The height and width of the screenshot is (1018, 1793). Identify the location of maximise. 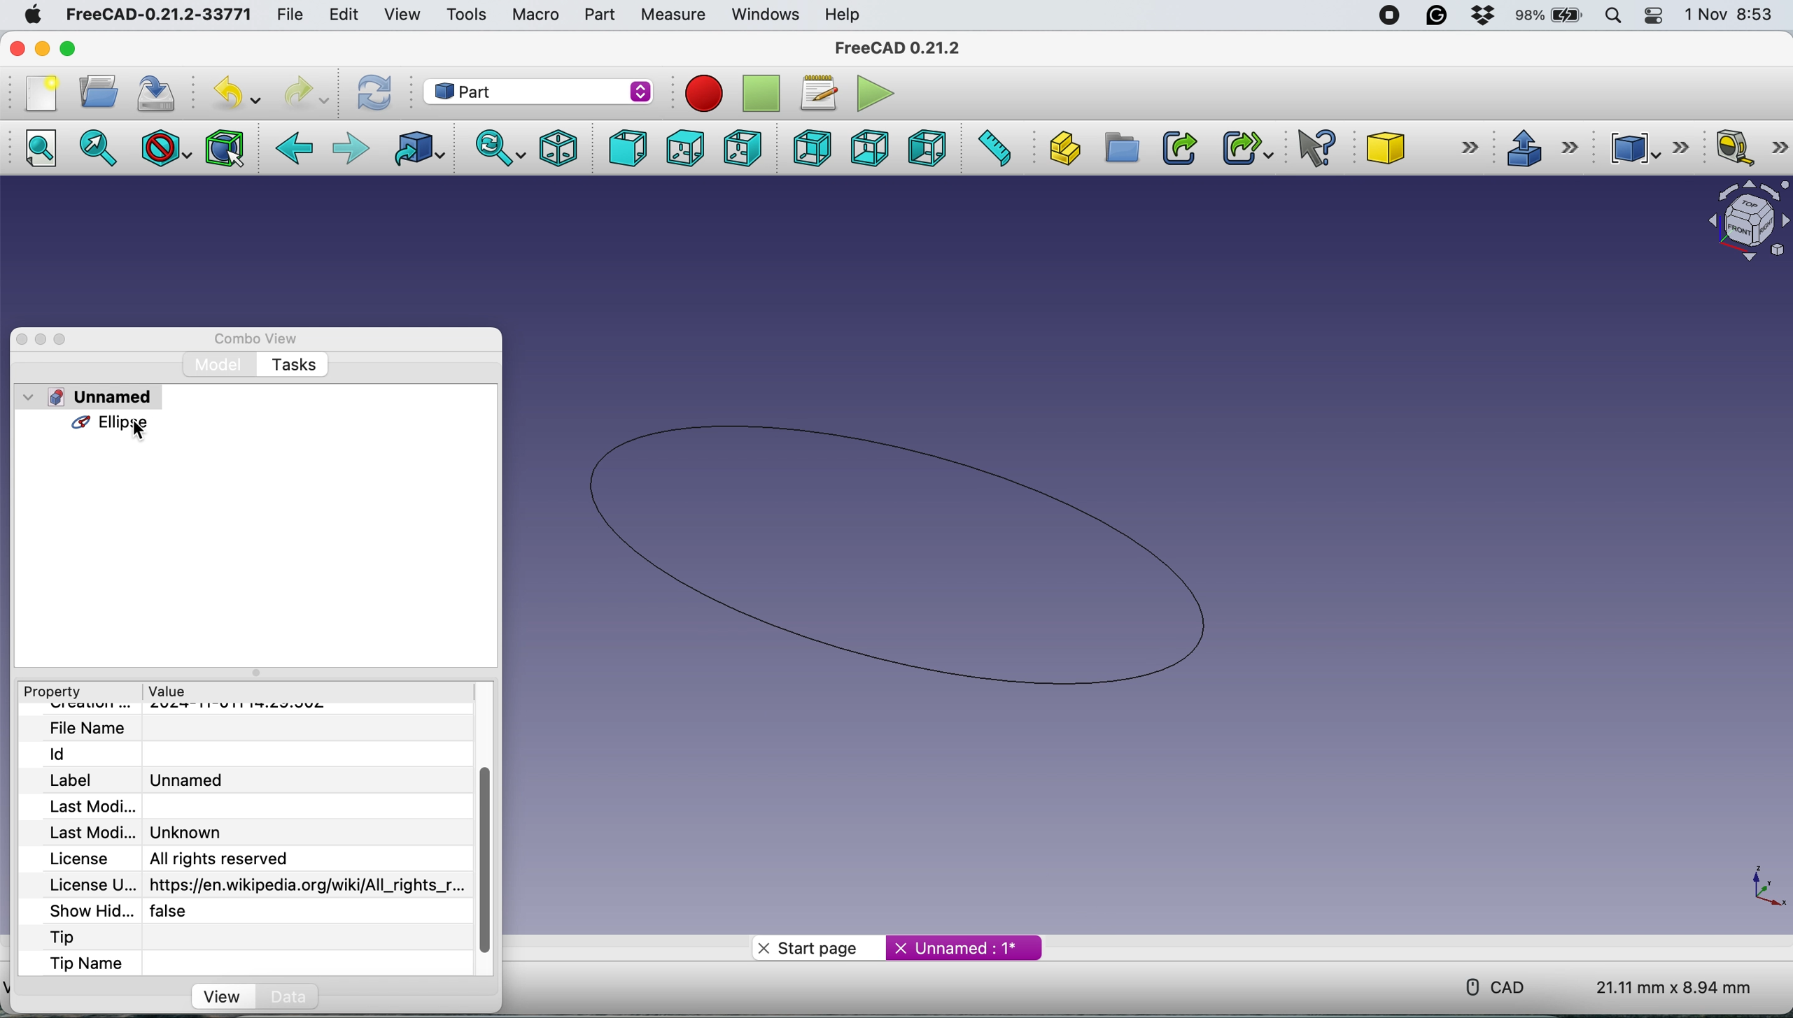
(65, 342).